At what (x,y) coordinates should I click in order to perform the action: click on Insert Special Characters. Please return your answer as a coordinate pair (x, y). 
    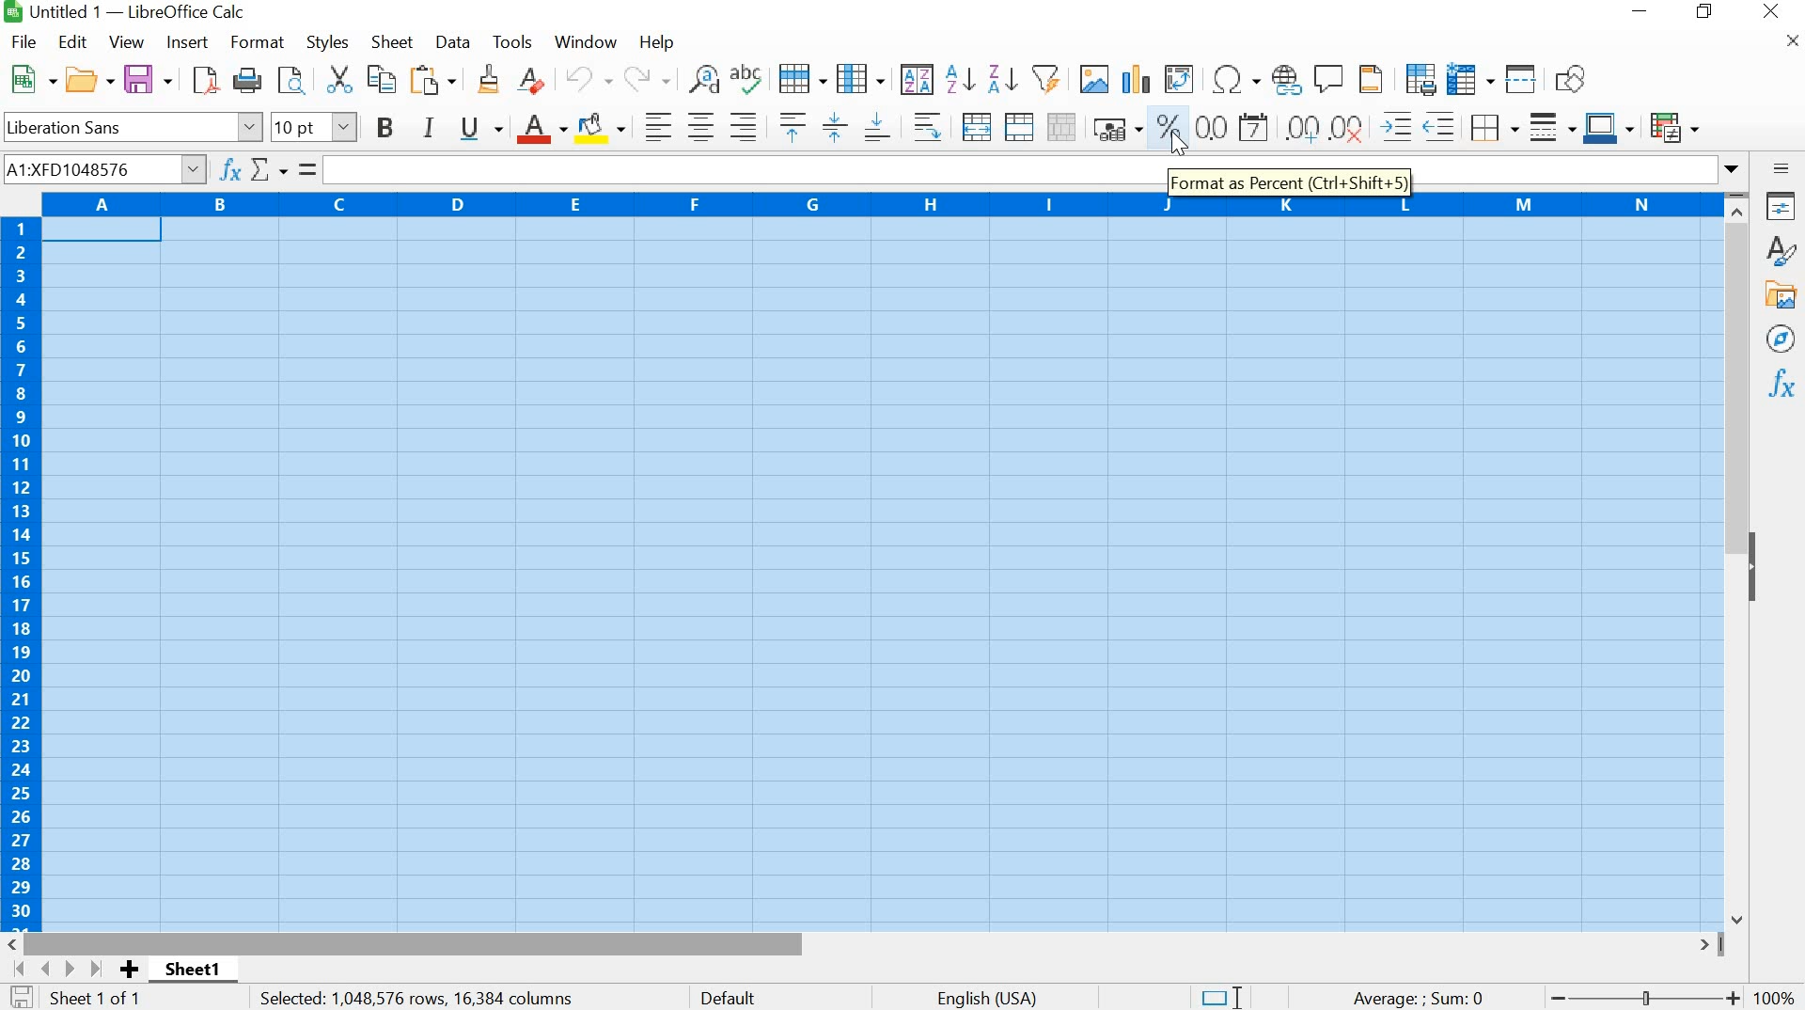
    Looking at the image, I should click on (1234, 76).